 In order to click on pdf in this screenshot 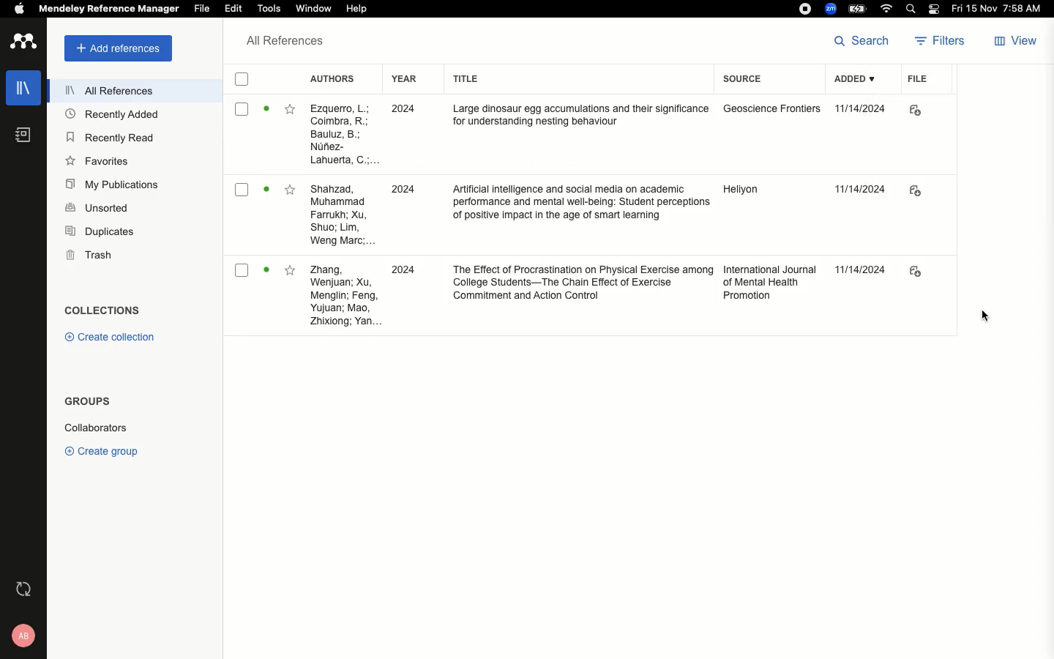, I will do `click(918, 111)`.